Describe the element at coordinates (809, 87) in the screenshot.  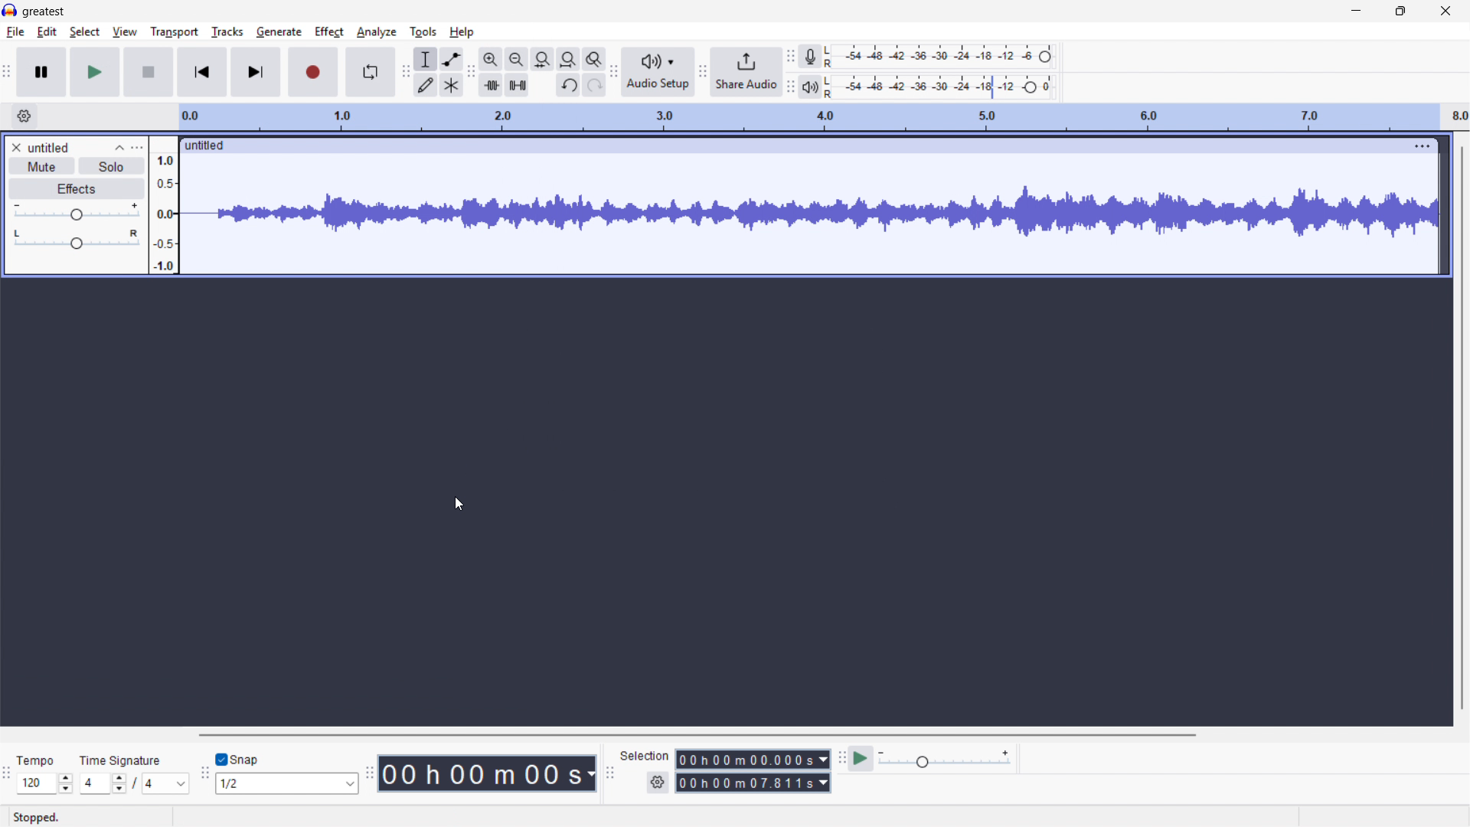
I see `playback metre` at that location.